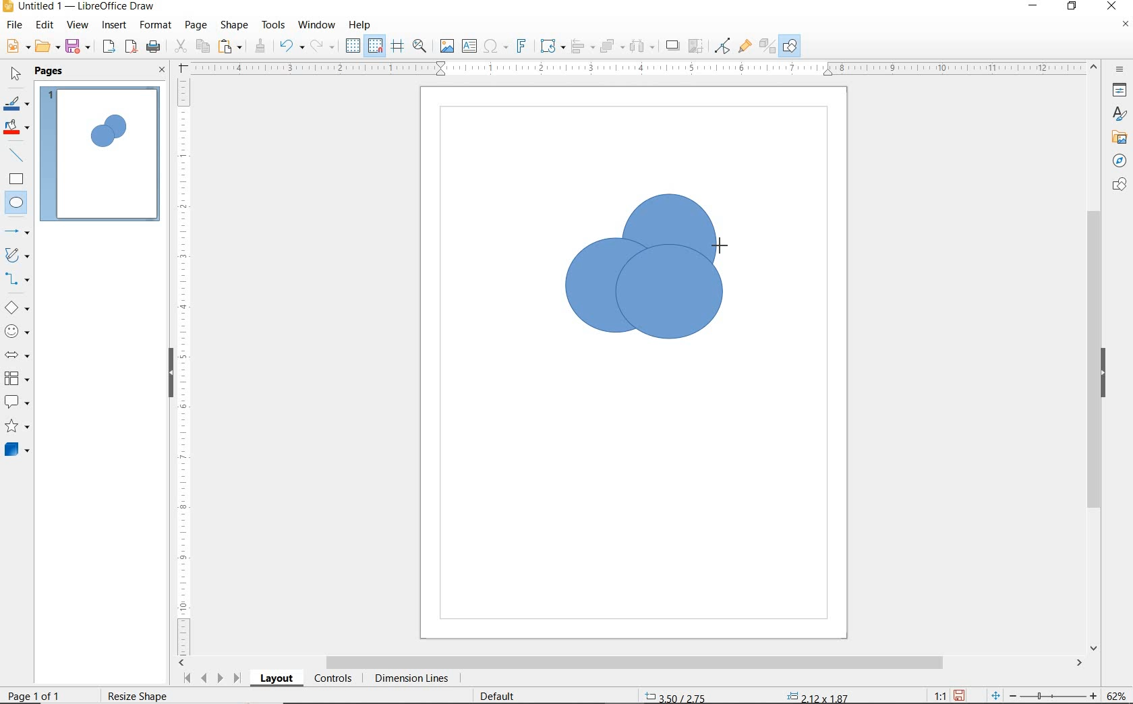 The height and width of the screenshot is (704, 1133). I want to click on PAGES, so click(51, 71).